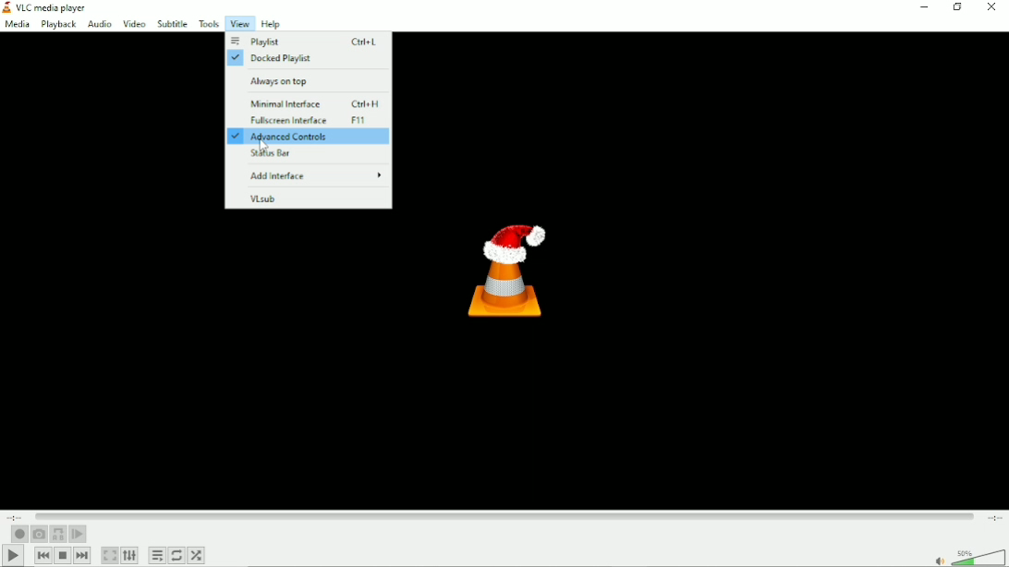 The image size is (1009, 567). I want to click on Toggle video in fullscreen, so click(111, 556).